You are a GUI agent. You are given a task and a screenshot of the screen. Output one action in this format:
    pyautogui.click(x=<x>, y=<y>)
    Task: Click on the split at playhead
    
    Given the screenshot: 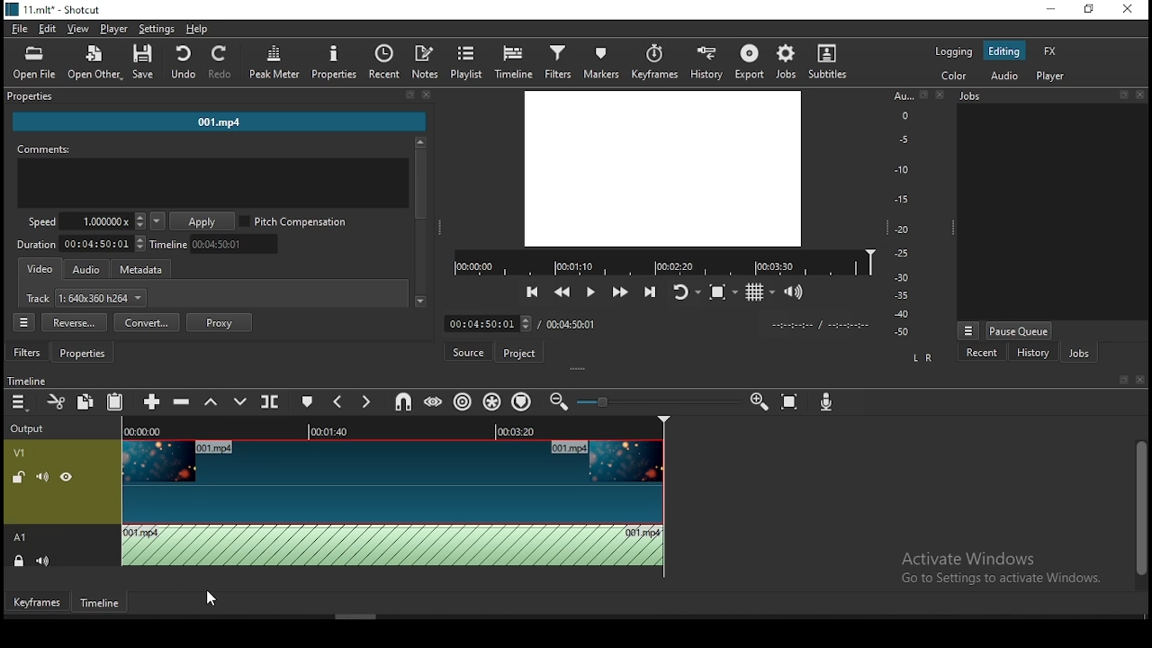 What is the action you would take?
    pyautogui.click(x=269, y=402)
    